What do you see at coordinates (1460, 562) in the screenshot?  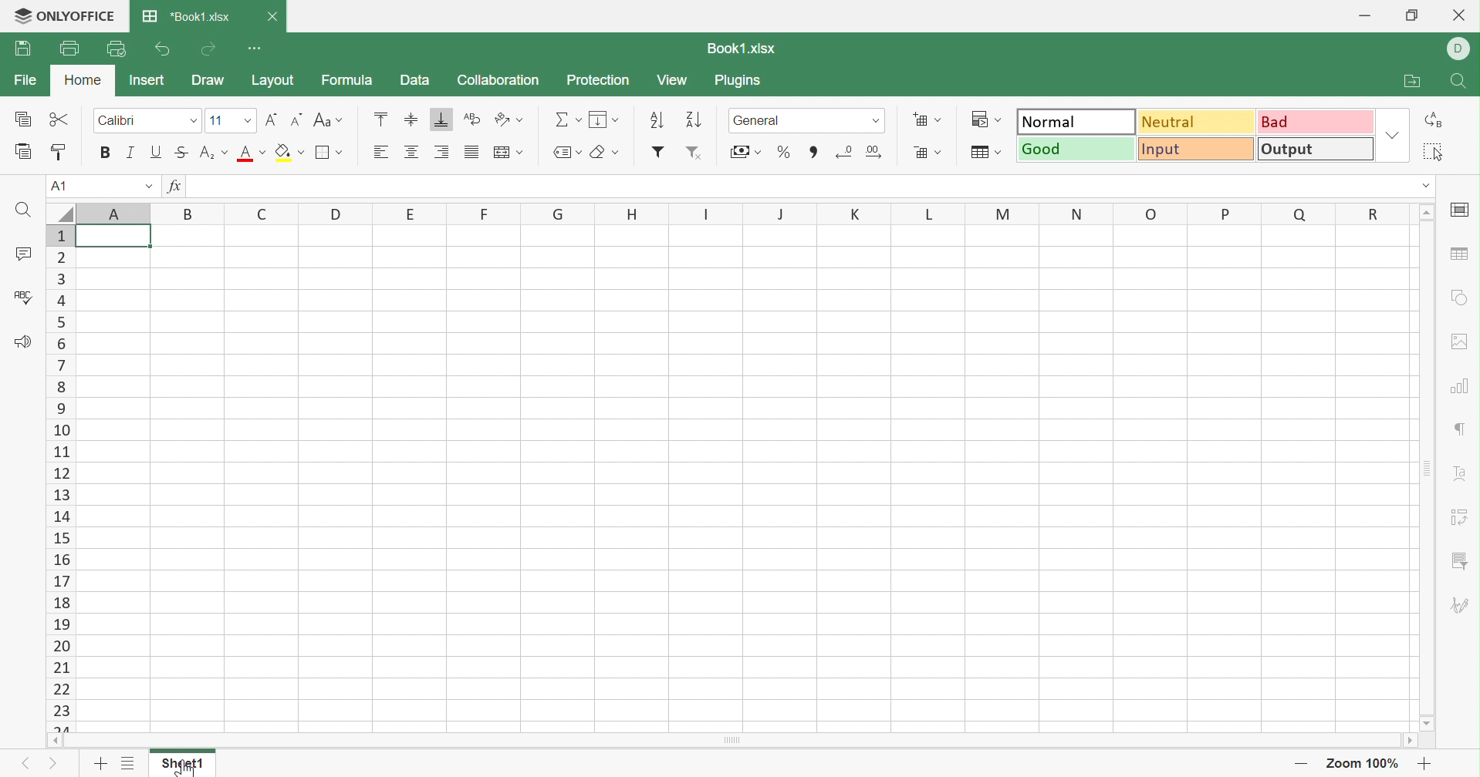 I see `Filter menu` at bounding box center [1460, 562].